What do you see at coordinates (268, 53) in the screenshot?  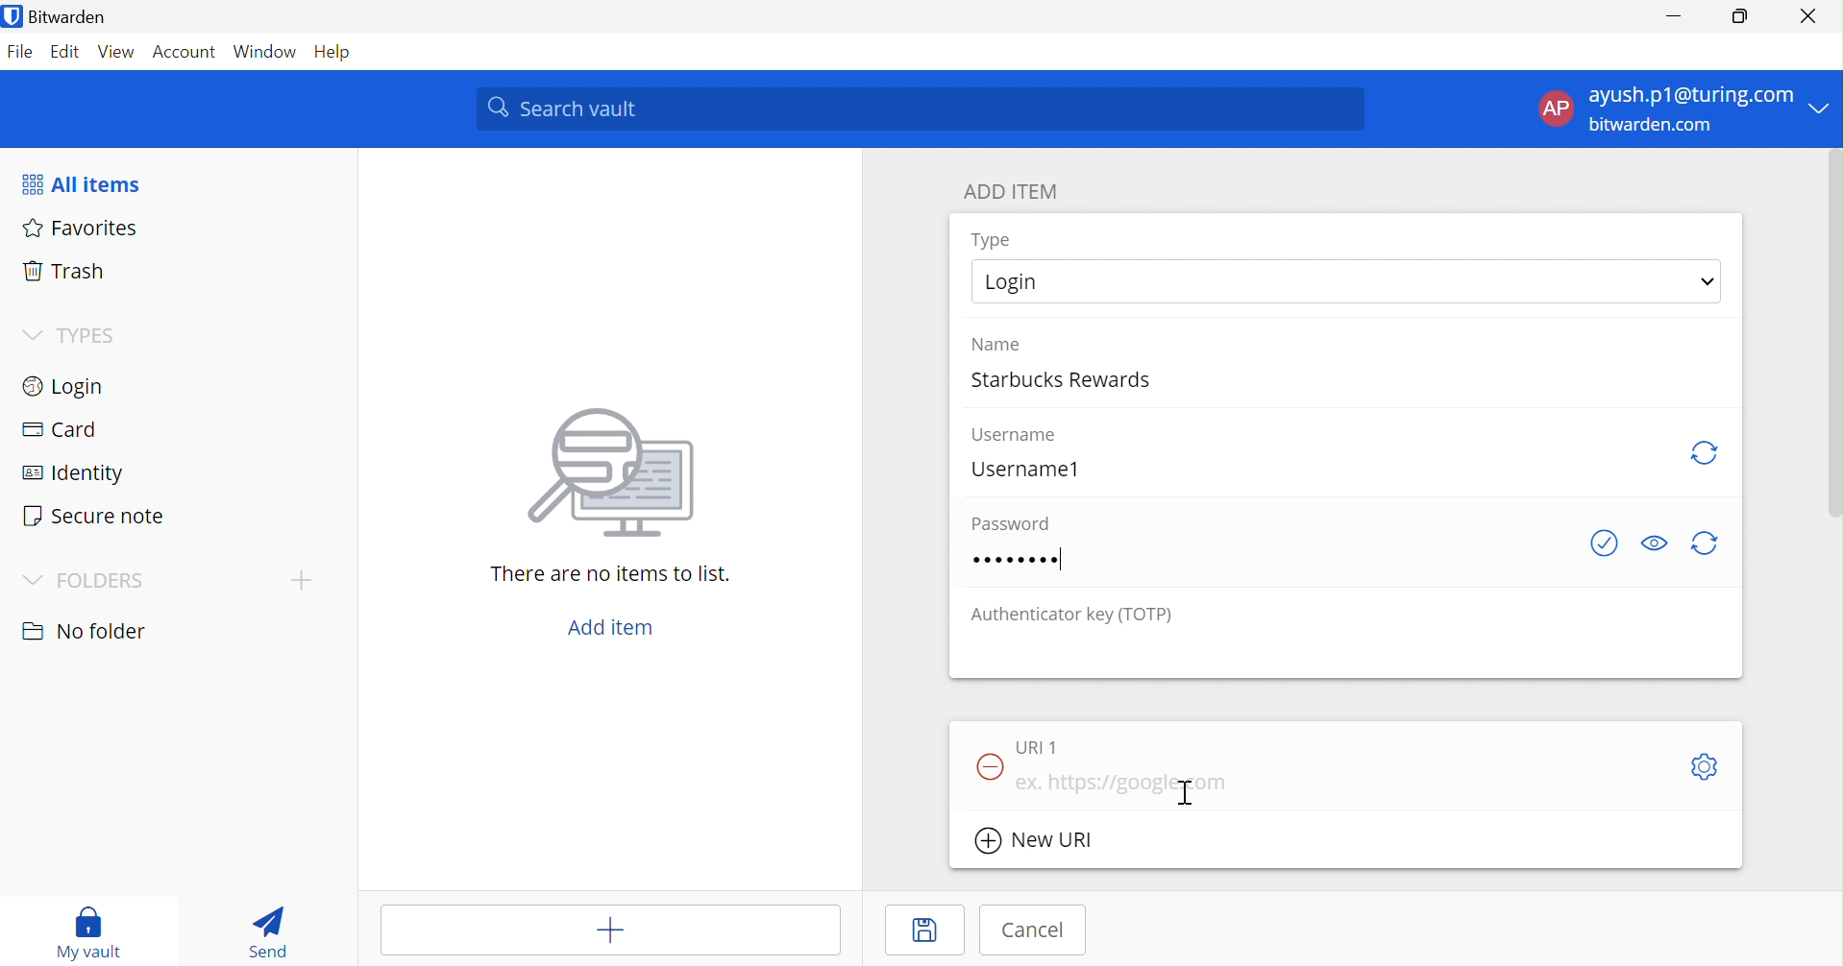 I see `Window` at bounding box center [268, 53].